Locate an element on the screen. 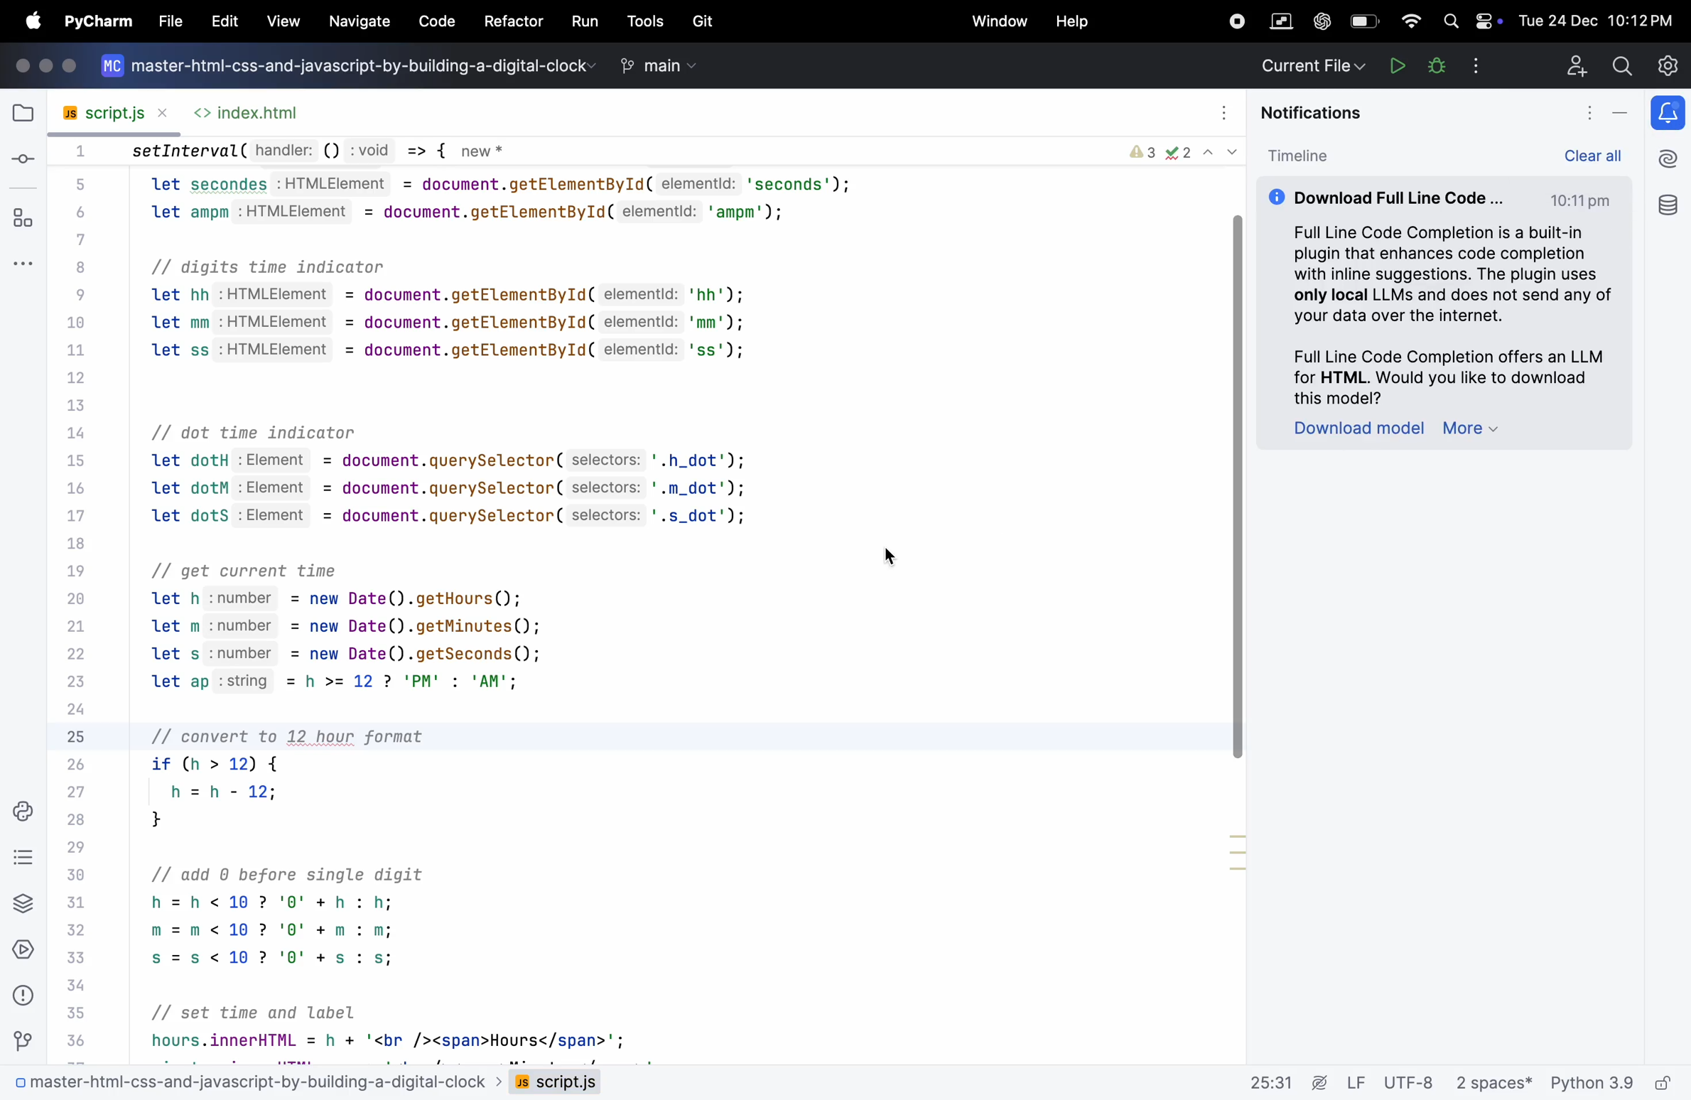 The width and height of the screenshot is (1691, 1100). 10:11pm is located at coordinates (1583, 200).